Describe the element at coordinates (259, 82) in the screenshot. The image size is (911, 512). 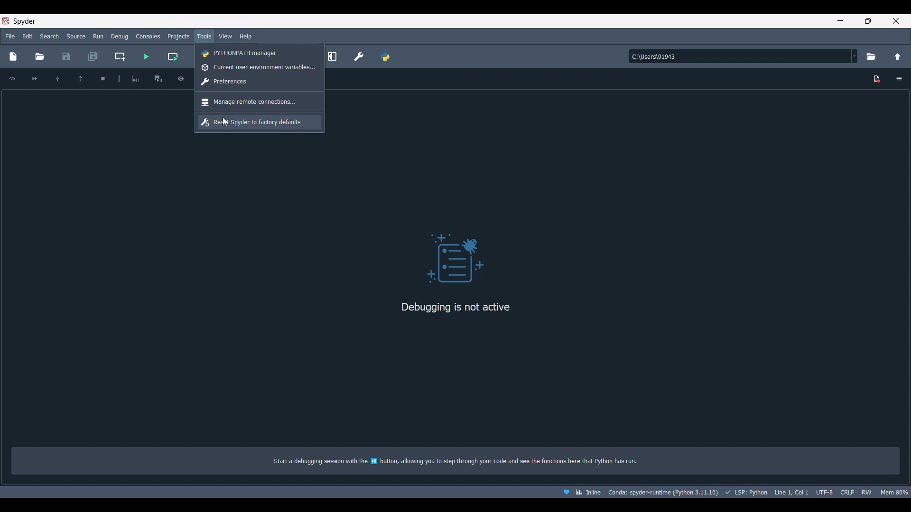
I see `Preferences` at that location.